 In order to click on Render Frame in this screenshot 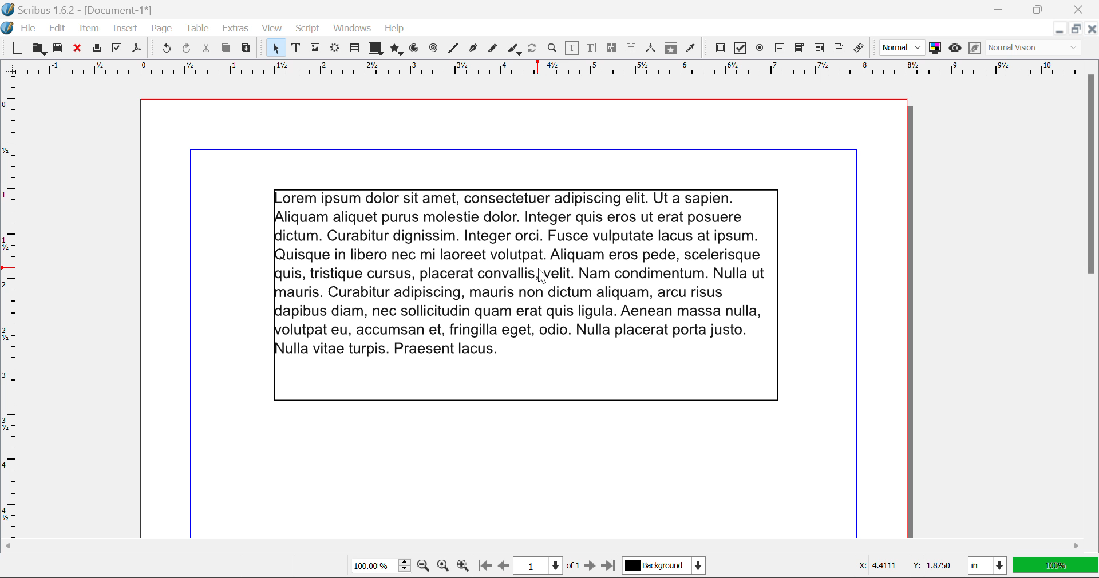, I will do `click(334, 49)`.